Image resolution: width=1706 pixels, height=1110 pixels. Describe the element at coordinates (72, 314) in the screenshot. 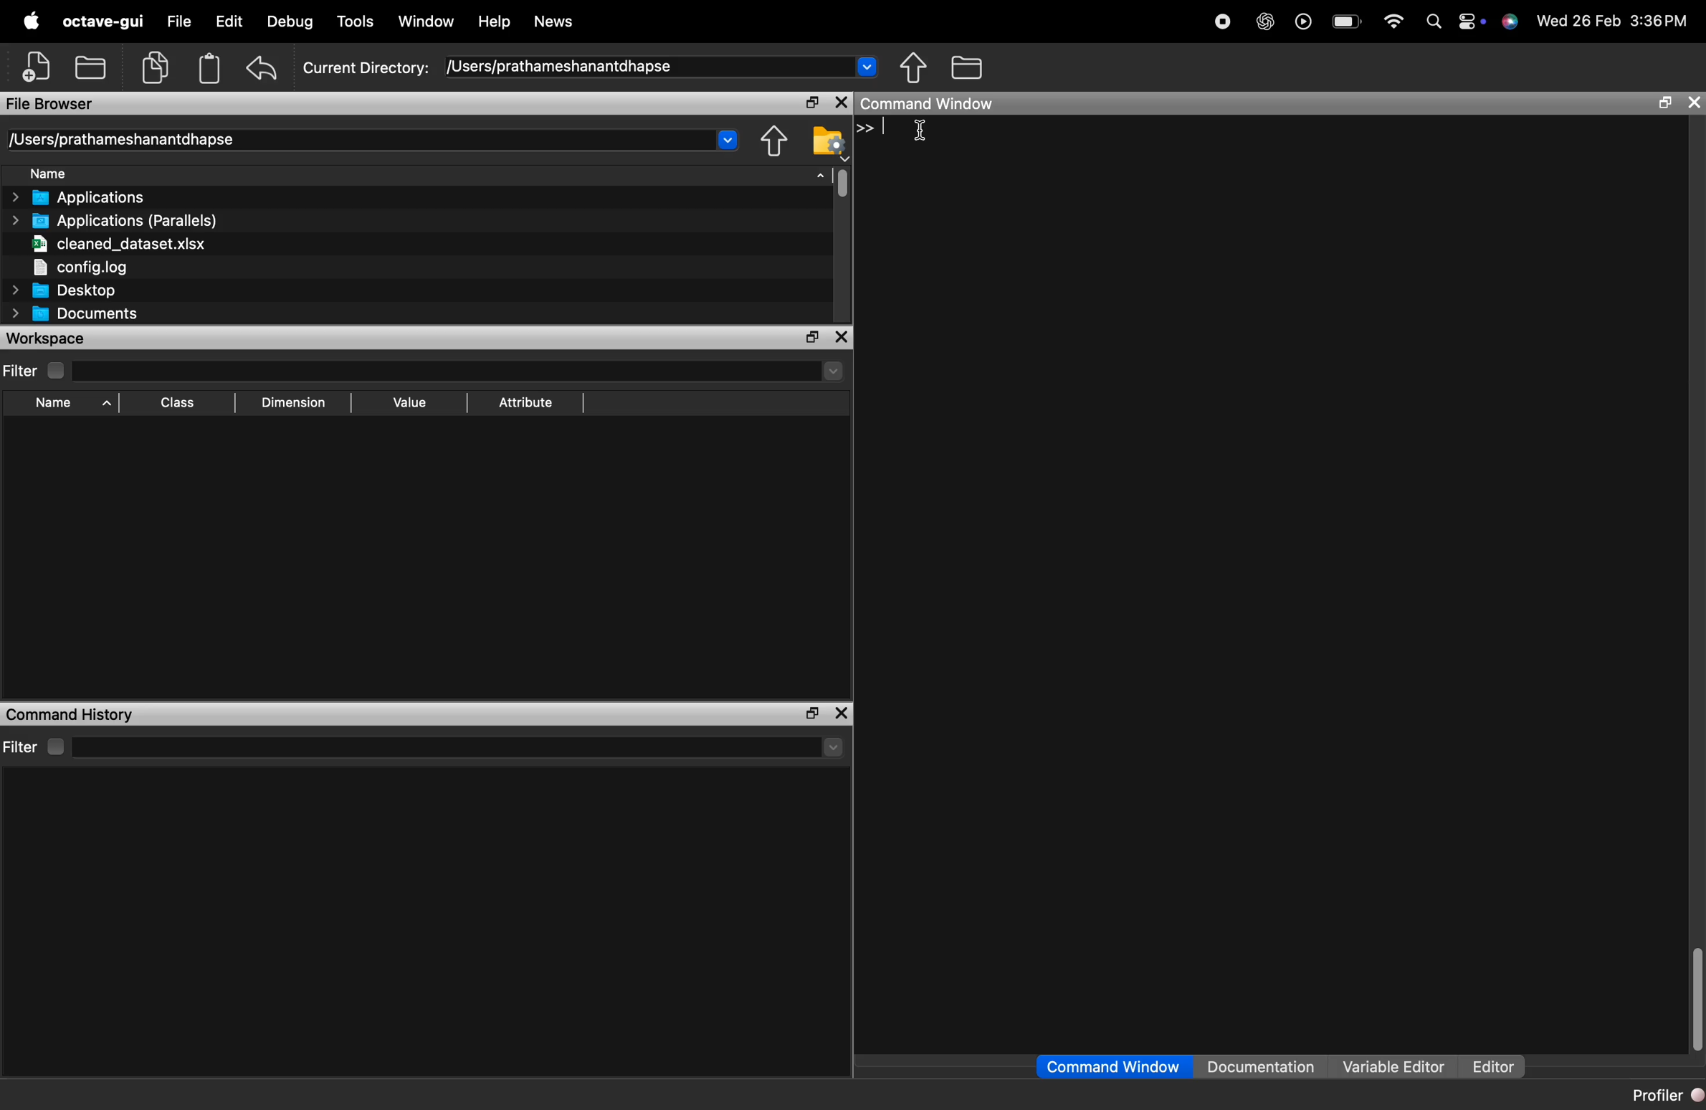

I see `Documents` at that location.